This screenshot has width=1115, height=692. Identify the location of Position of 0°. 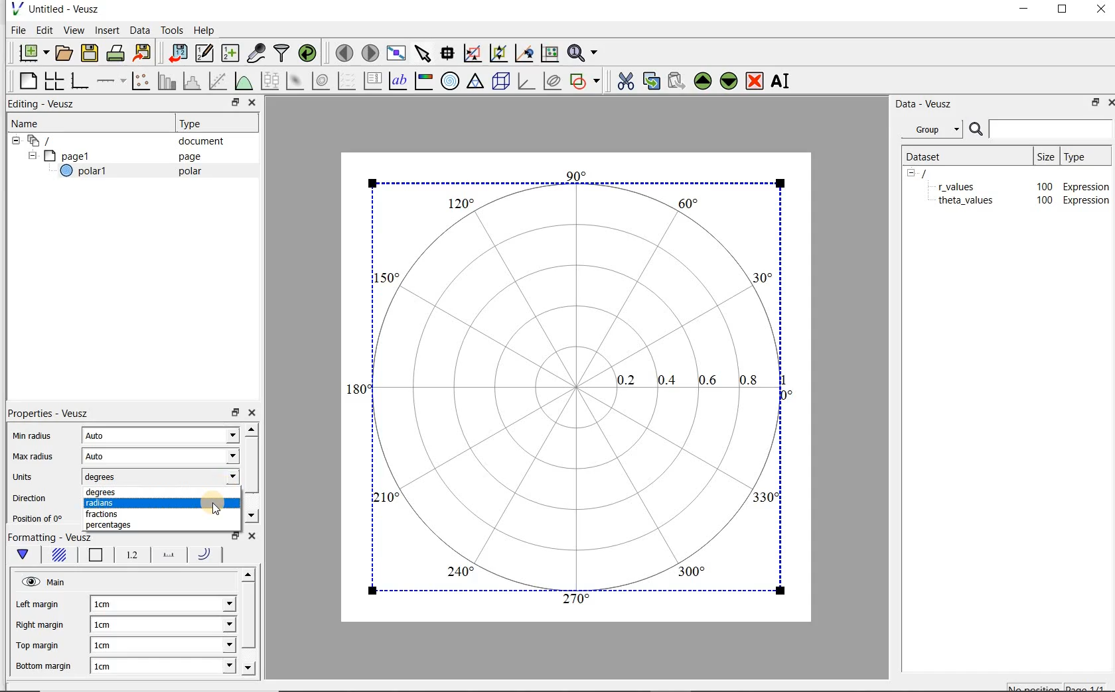
(41, 518).